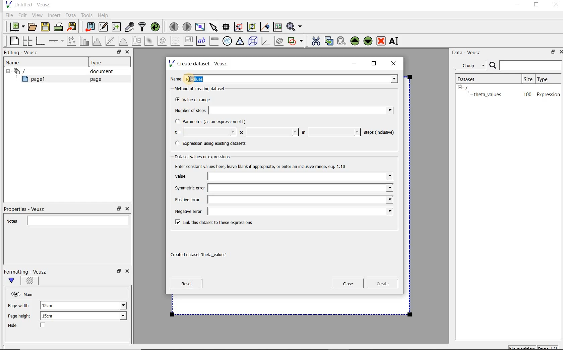 The height and width of the screenshot is (350, 563). I want to click on plot a vector field, so click(175, 40).